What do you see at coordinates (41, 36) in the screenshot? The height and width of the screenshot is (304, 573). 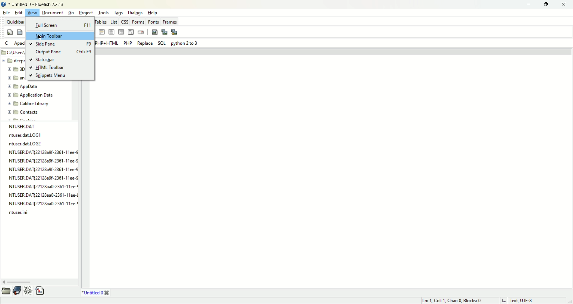 I see `cursor` at bounding box center [41, 36].